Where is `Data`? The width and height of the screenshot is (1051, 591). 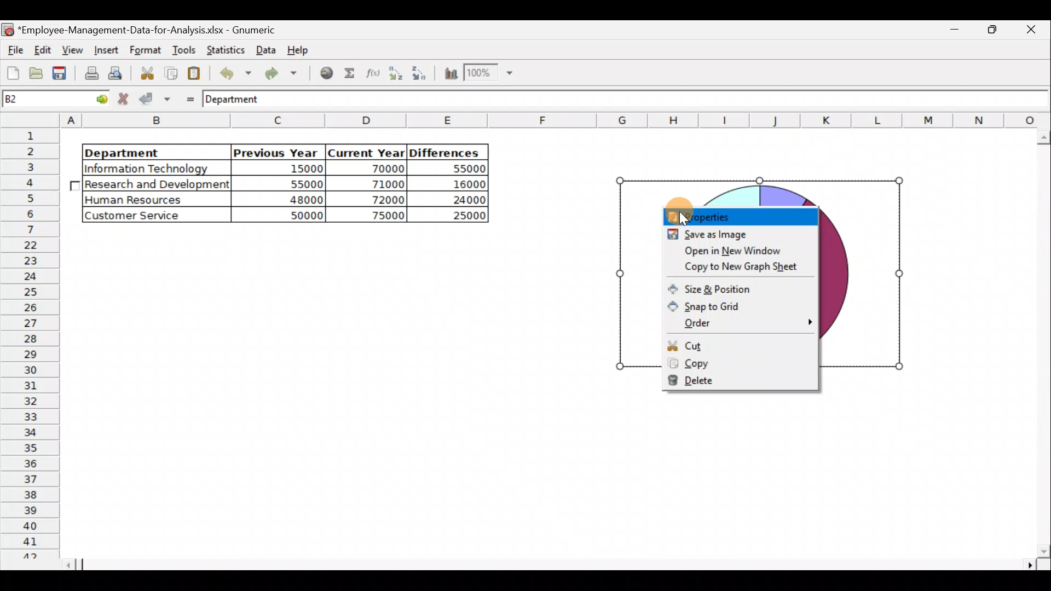 Data is located at coordinates (265, 49).